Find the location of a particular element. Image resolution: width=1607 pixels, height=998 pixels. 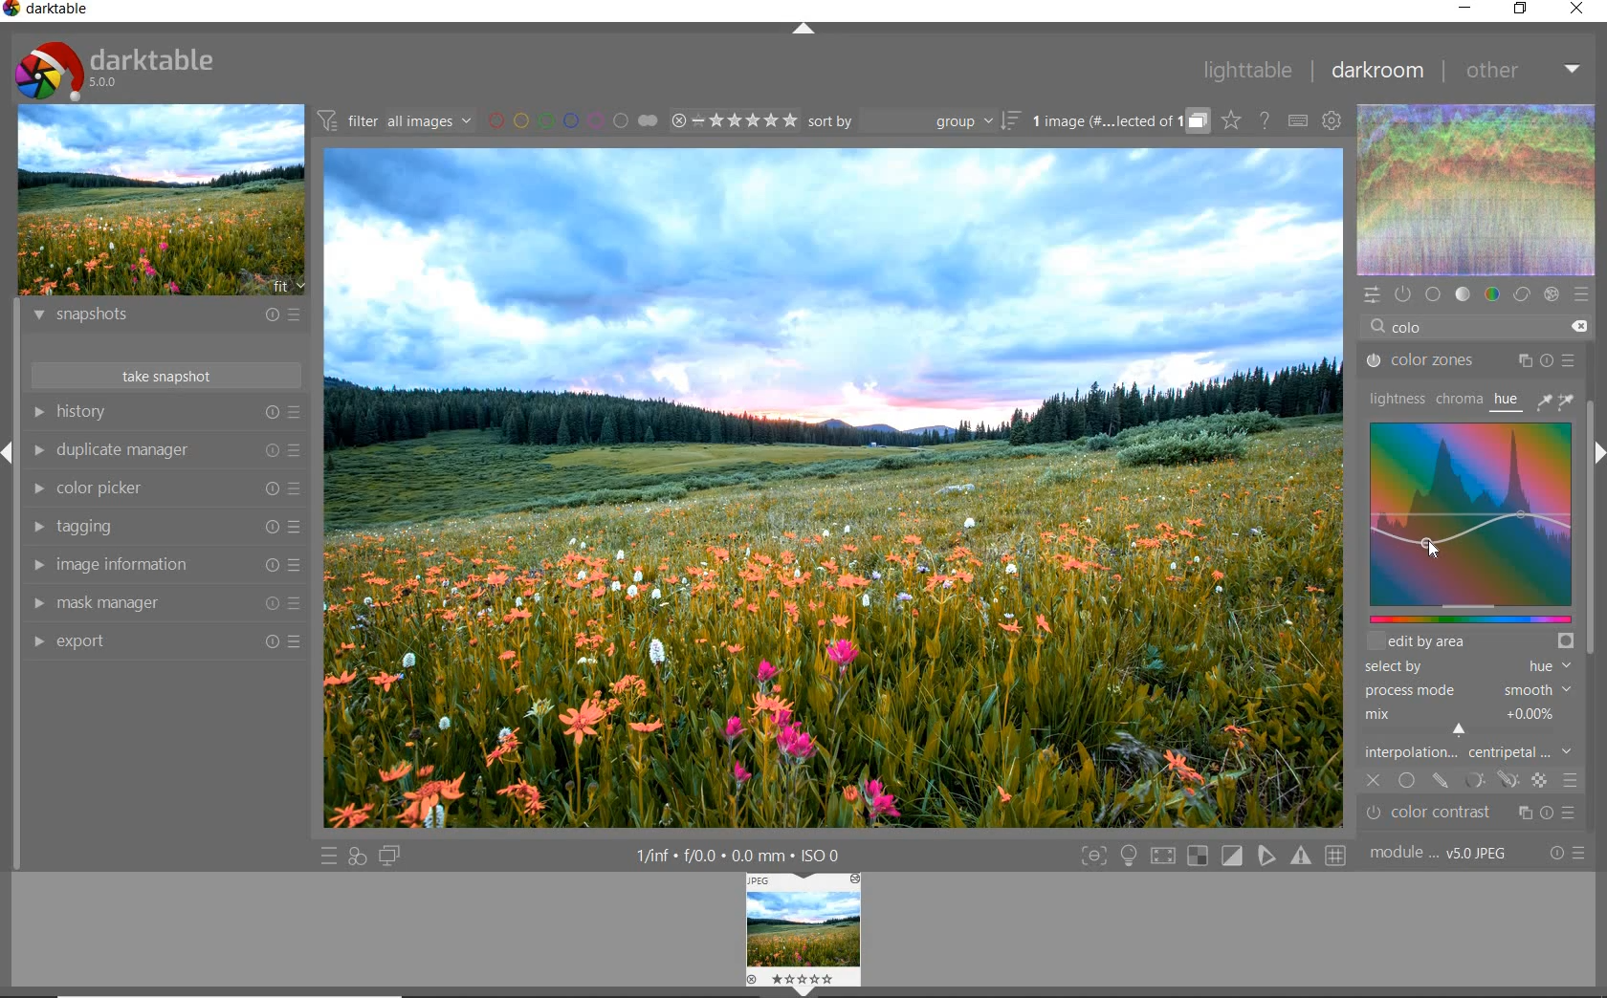

uniformly is located at coordinates (1408, 781).